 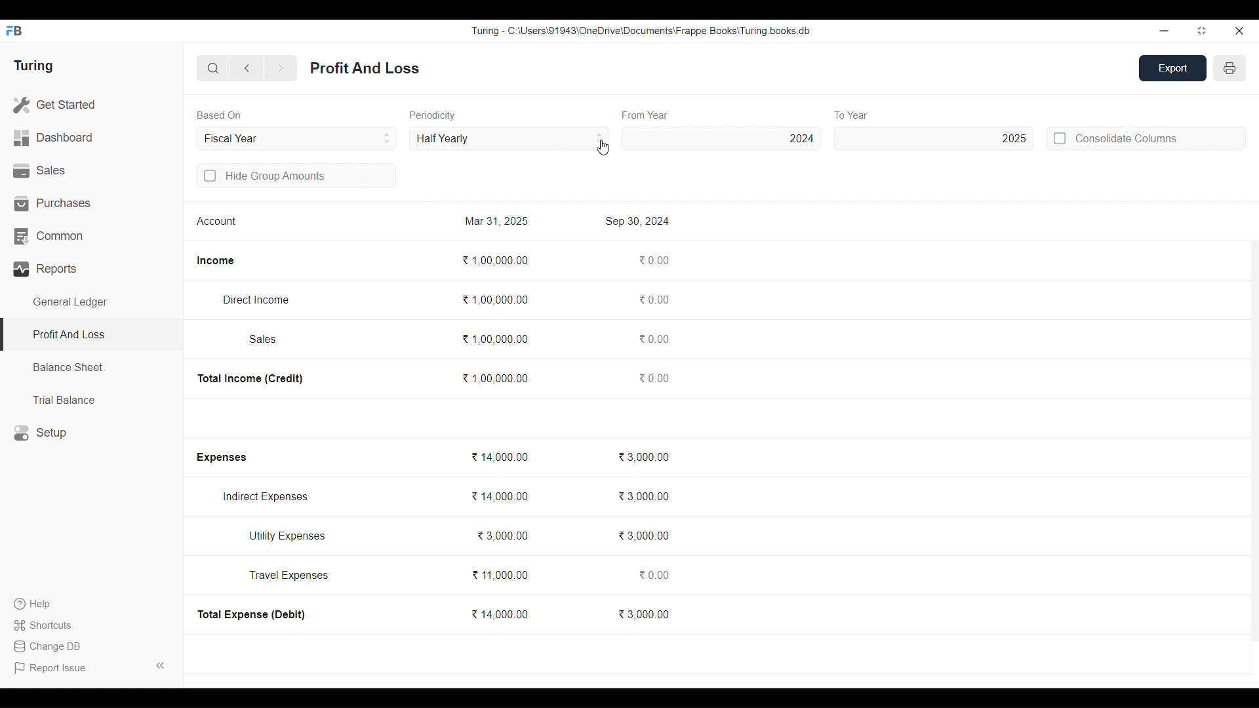 What do you see at coordinates (52, 668) in the screenshot?
I see `Report Issue` at bounding box center [52, 668].